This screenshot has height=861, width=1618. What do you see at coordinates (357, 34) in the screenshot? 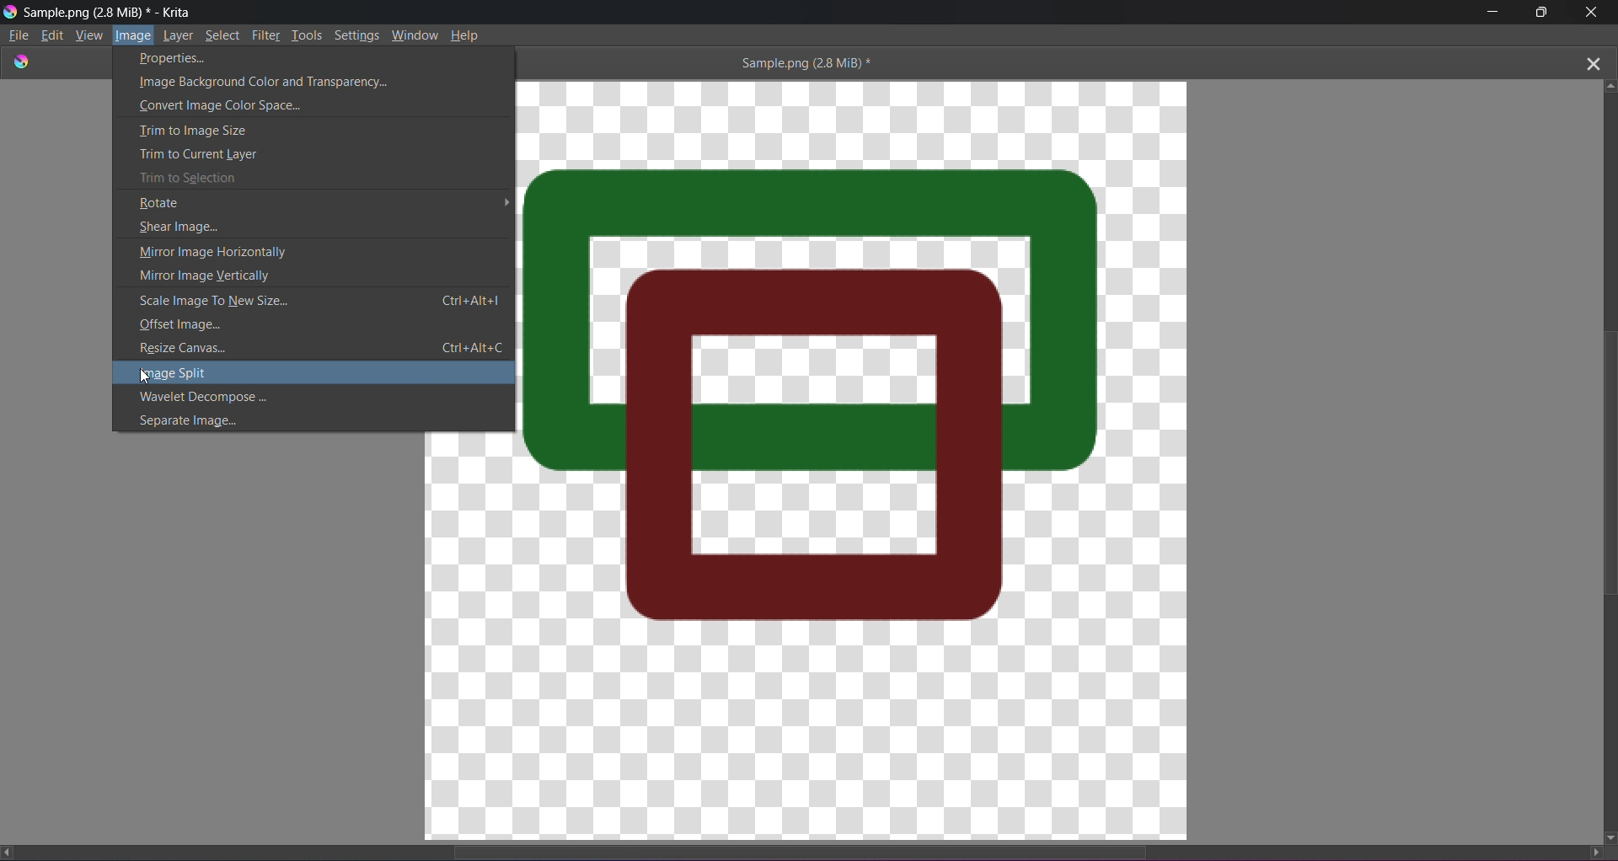
I see `Settings` at bounding box center [357, 34].